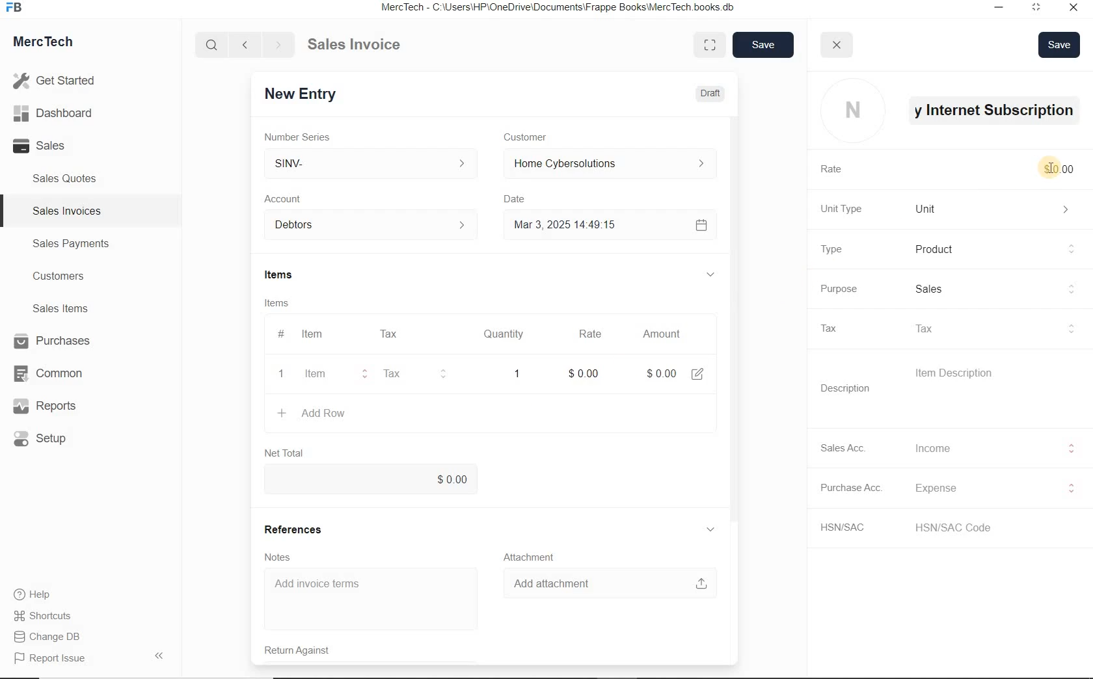  I want to click on Product, so click(995, 249).